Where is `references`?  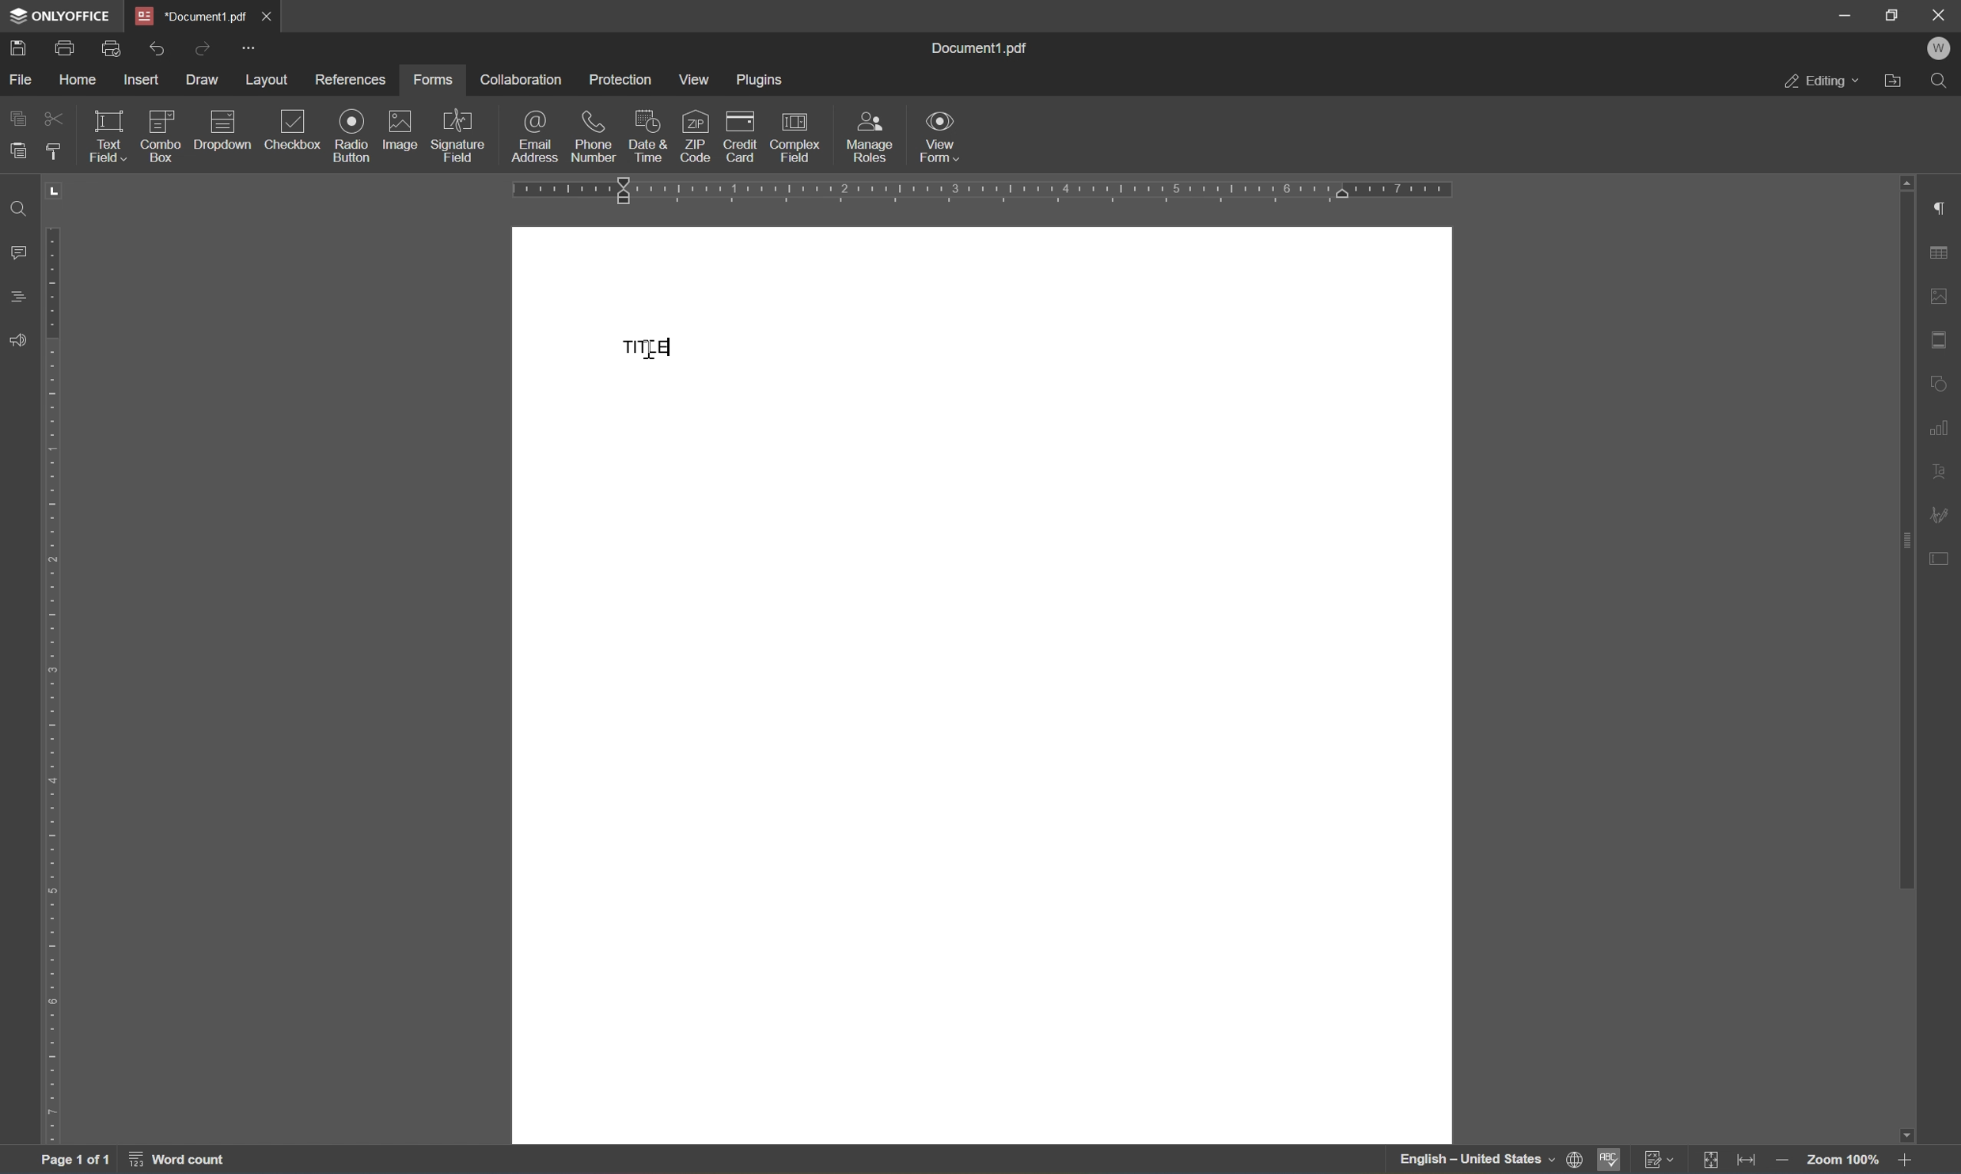 references is located at coordinates (351, 81).